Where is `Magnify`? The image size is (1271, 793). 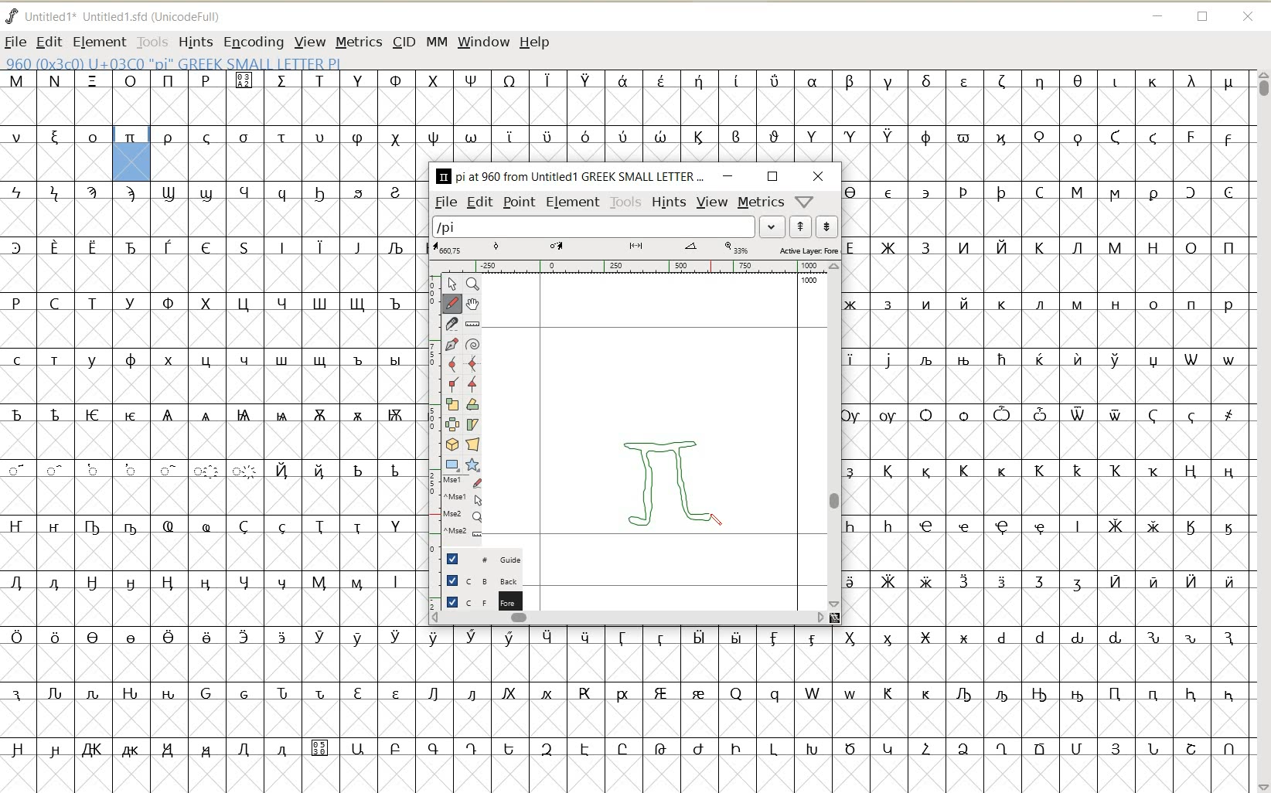 Magnify is located at coordinates (474, 285).